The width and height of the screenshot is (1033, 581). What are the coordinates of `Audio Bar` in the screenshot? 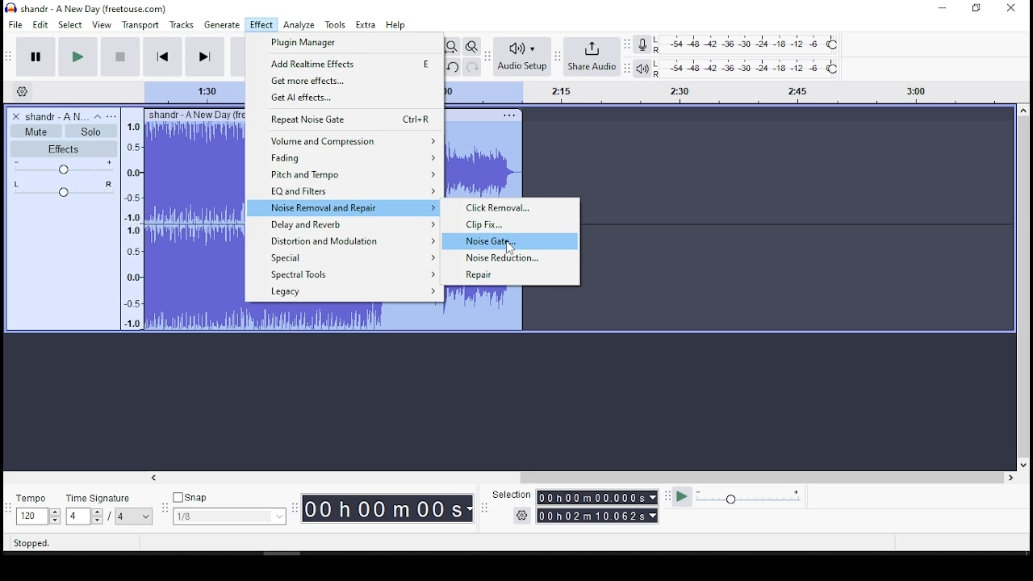 It's located at (642, 67).